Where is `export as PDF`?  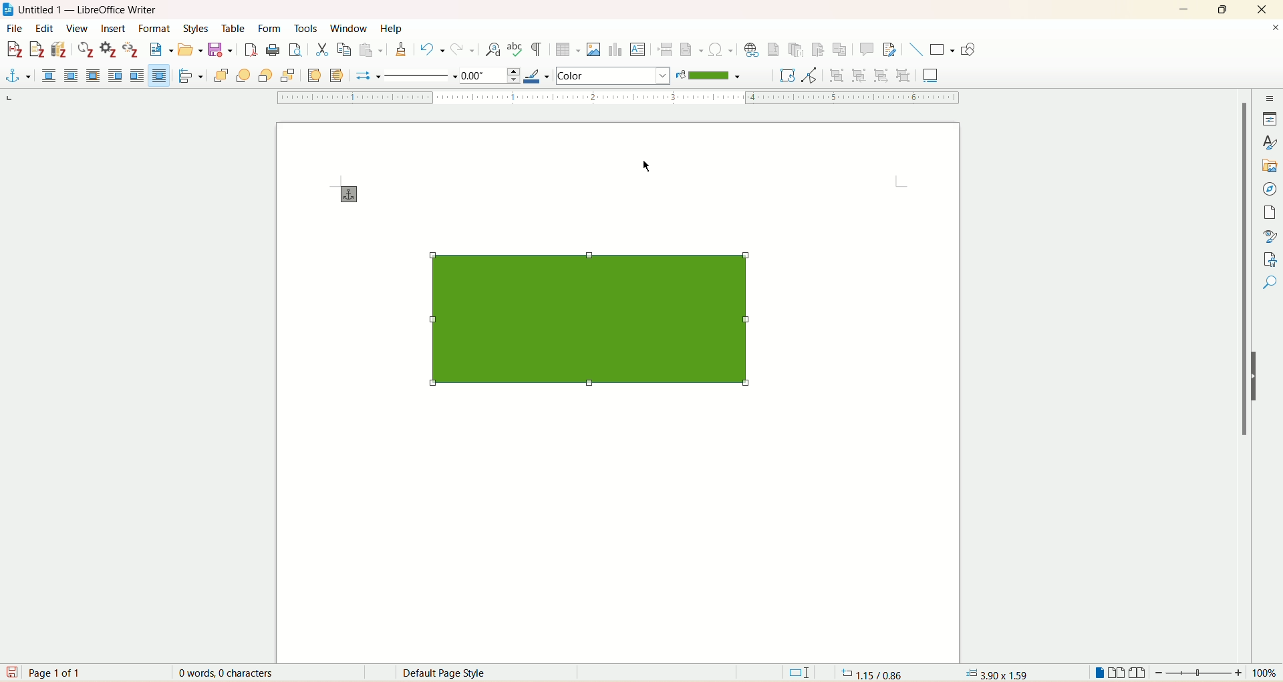 export as PDF is located at coordinates (251, 52).